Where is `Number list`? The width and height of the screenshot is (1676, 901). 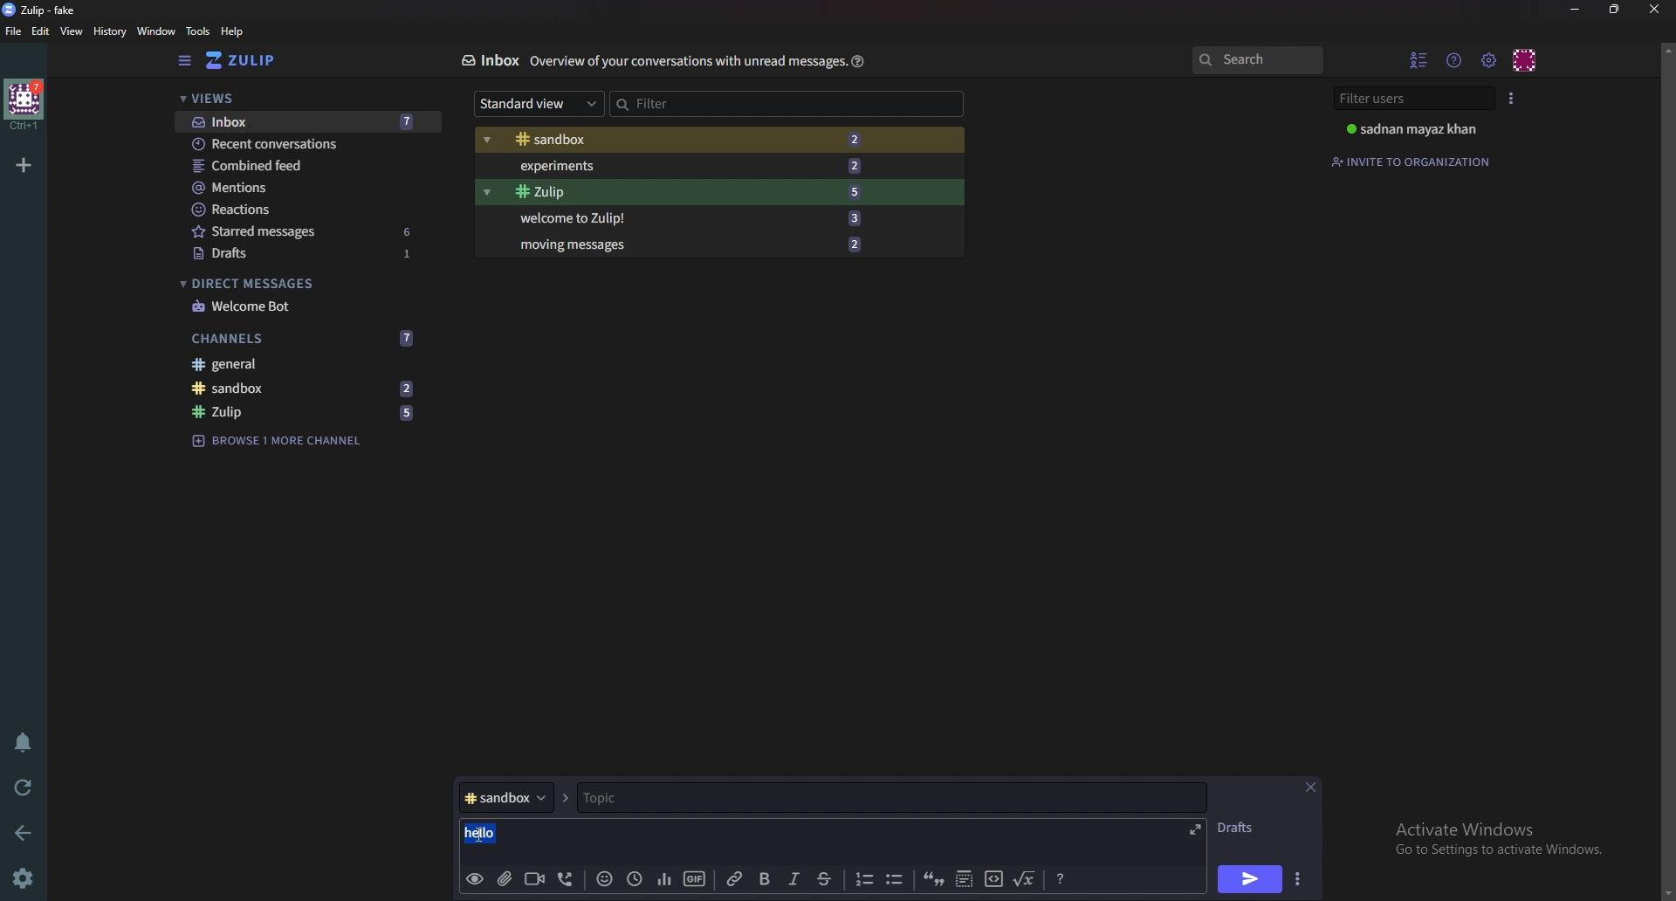 Number list is located at coordinates (862, 879).